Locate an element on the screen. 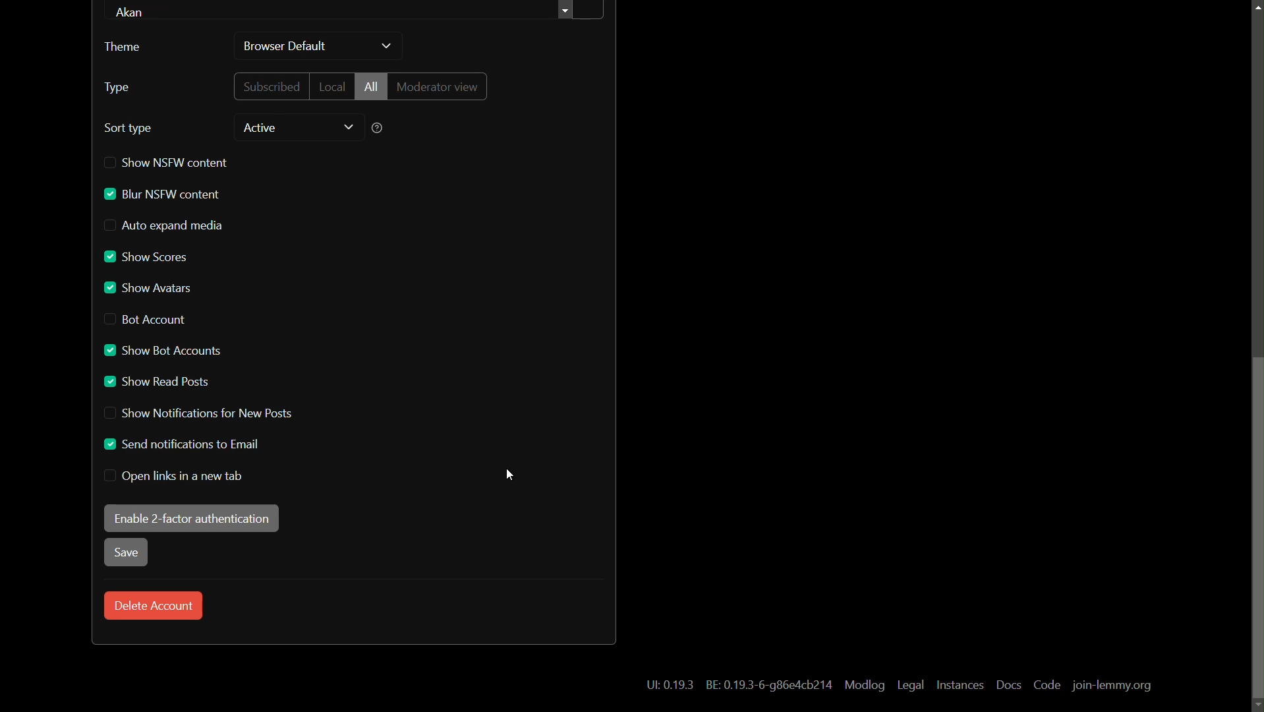 Image resolution: width=1264 pixels, height=712 pixels. explore is located at coordinates (567, 12).